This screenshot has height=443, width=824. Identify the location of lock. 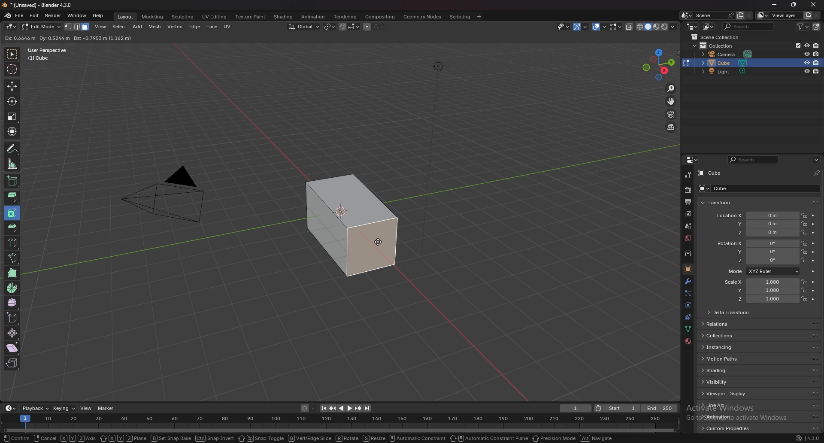
(804, 215).